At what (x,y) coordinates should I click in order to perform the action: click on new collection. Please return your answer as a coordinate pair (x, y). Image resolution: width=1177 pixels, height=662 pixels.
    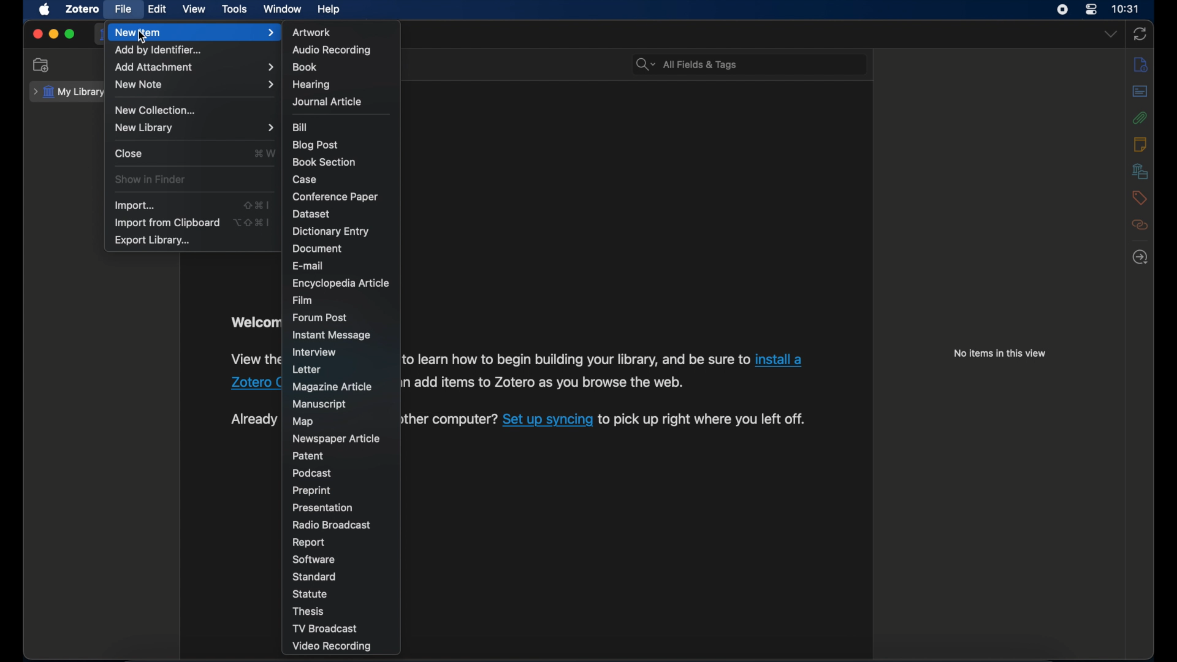
    Looking at the image, I should click on (41, 65).